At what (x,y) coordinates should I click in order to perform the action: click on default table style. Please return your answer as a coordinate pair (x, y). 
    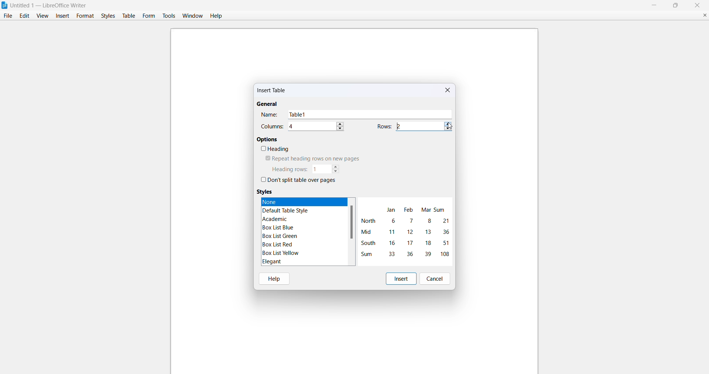
    Looking at the image, I should click on (288, 210).